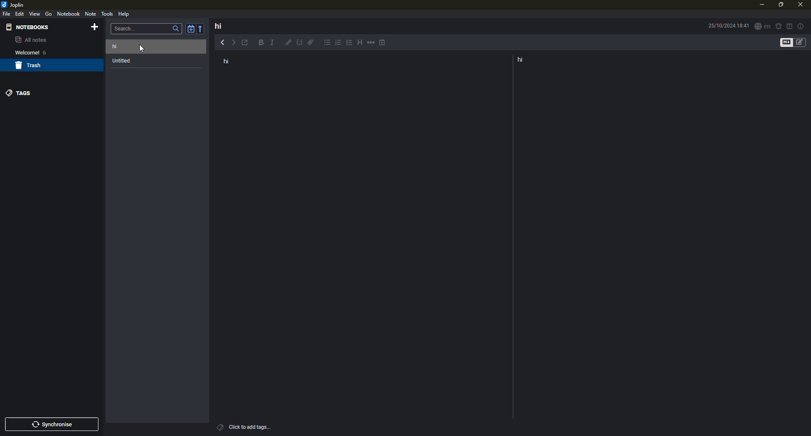 This screenshot has height=436, width=811. What do you see at coordinates (523, 60) in the screenshot?
I see `hi` at bounding box center [523, 60].